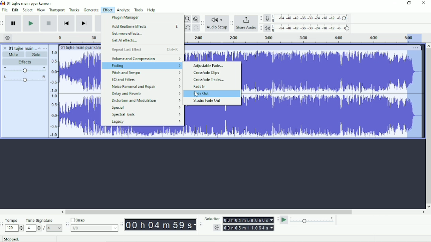 This screenshot has width=431, height=242. Describe the element at coordinates (48, 23) in the screenshot. I see `Stop` at that location.